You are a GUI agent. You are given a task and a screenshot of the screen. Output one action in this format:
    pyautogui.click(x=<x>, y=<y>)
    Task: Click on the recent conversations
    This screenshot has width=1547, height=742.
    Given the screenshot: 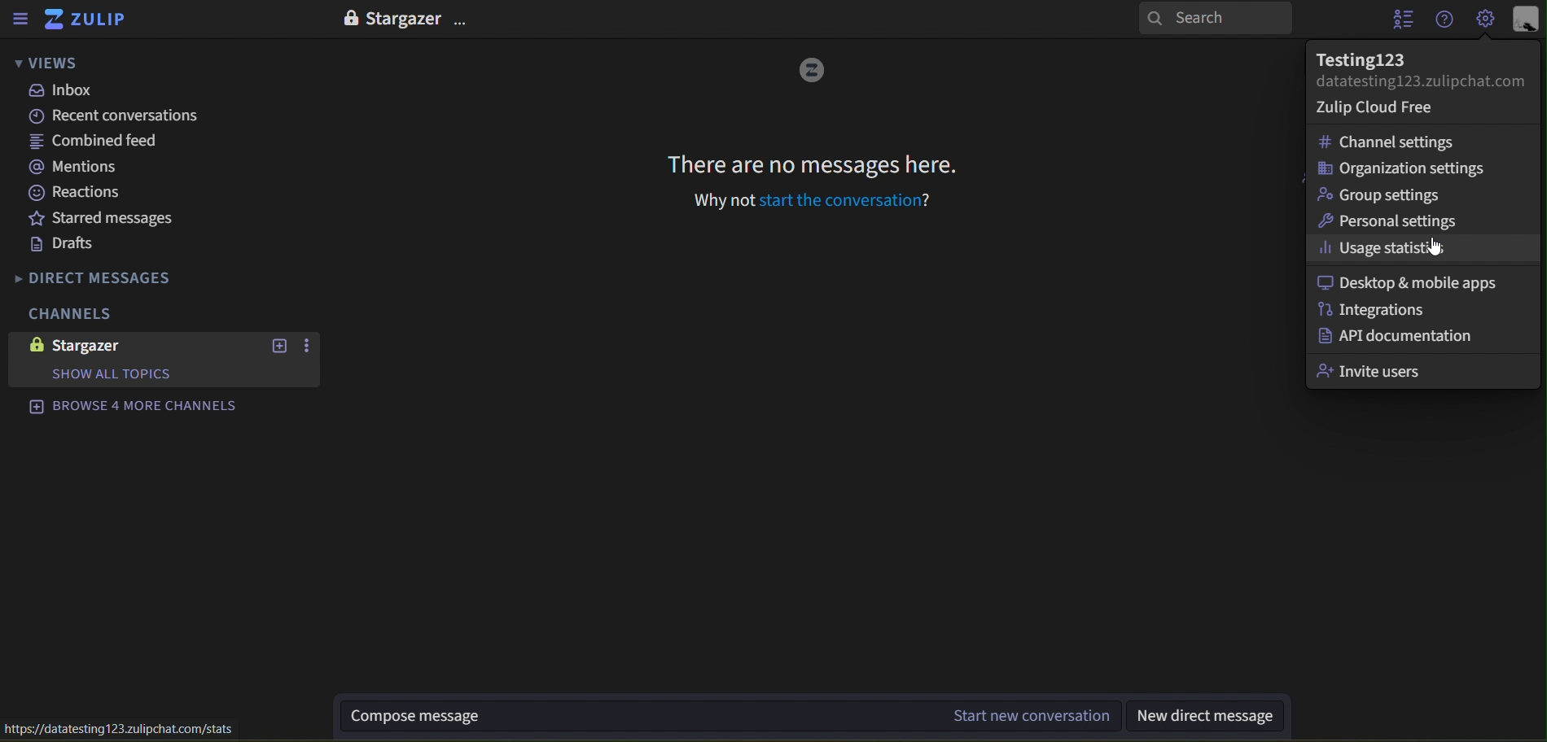 What is the action you would take?
    pyautogui.click(x=120, y=116)
    